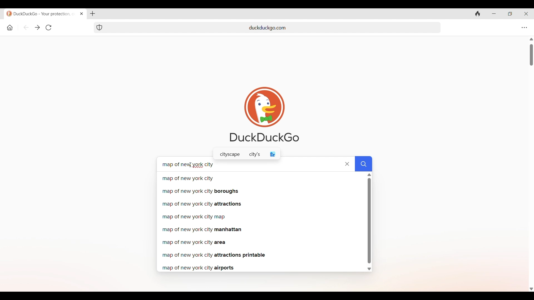  What do you see at coordinates (176, 27) in the screenshot?
I see `Search tab` at bounding box center [176, 27].